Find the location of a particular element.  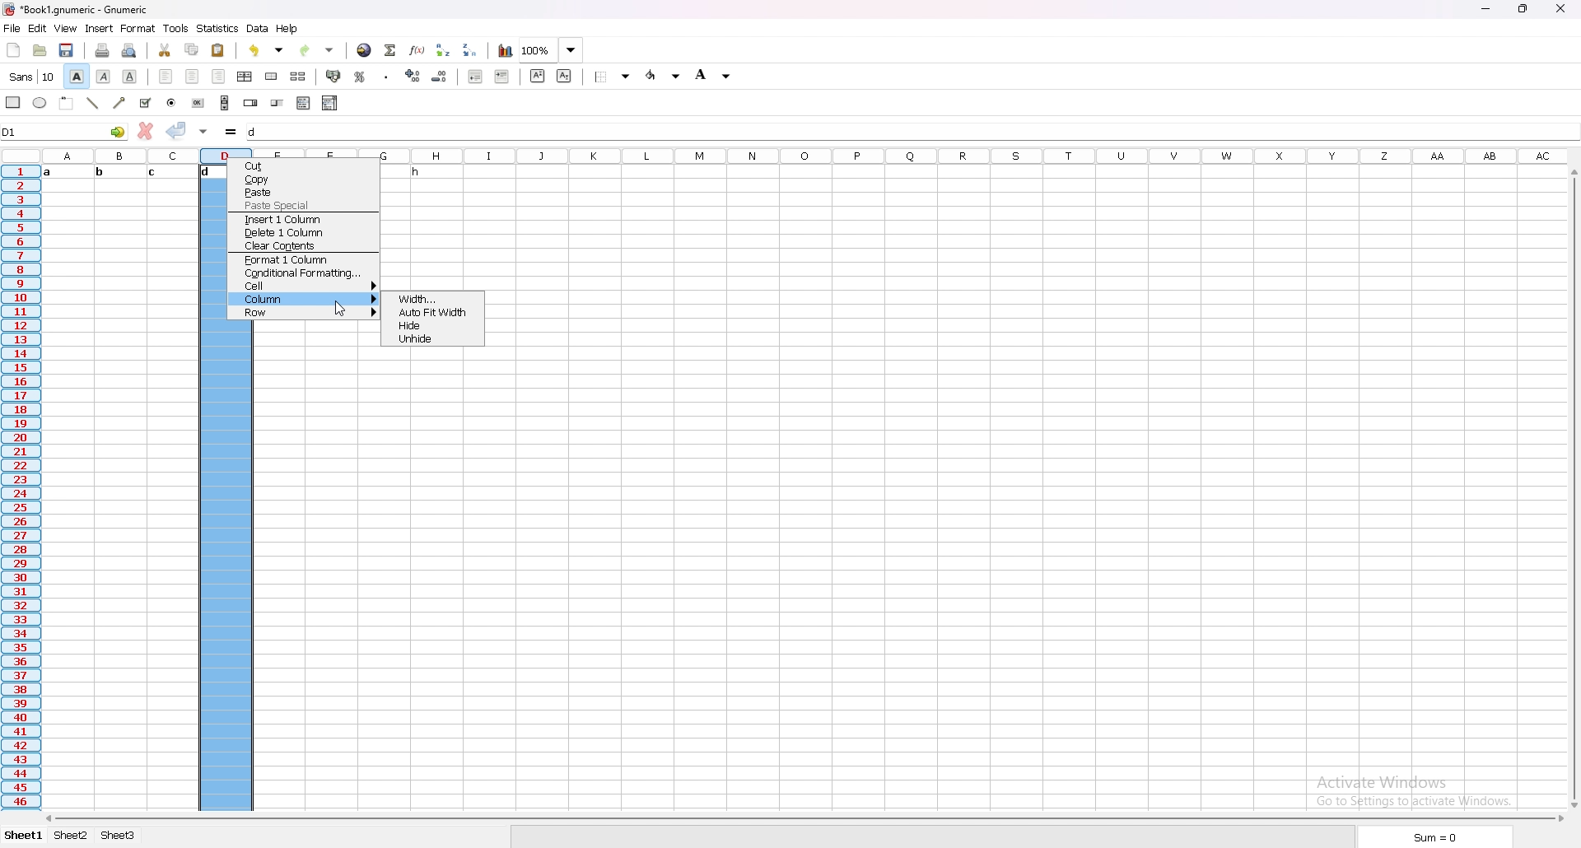

scroll bar is located at coordinates (803, 819).